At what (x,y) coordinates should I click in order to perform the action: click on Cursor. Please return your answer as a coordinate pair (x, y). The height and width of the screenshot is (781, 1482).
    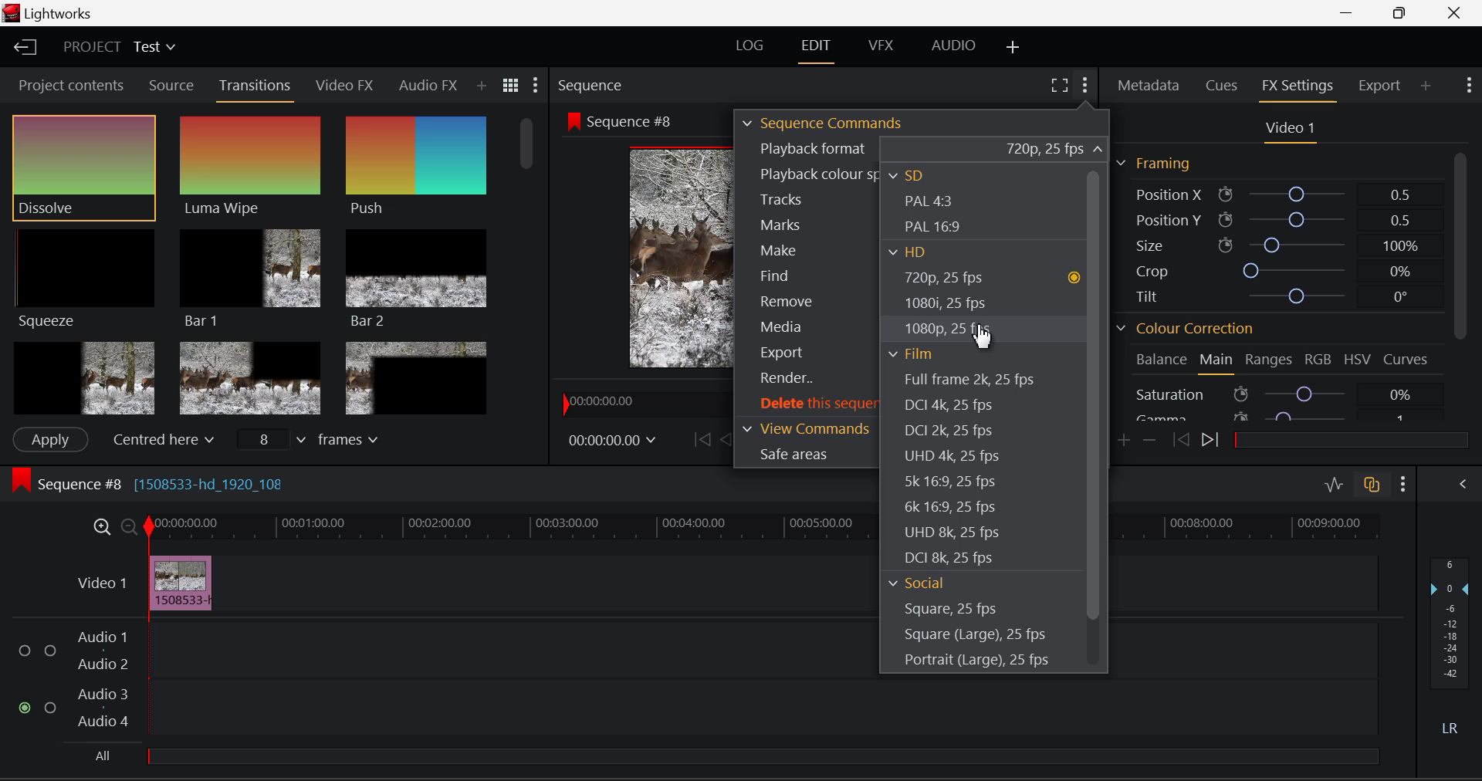
    Looking at the image, I should click on (983, 337).